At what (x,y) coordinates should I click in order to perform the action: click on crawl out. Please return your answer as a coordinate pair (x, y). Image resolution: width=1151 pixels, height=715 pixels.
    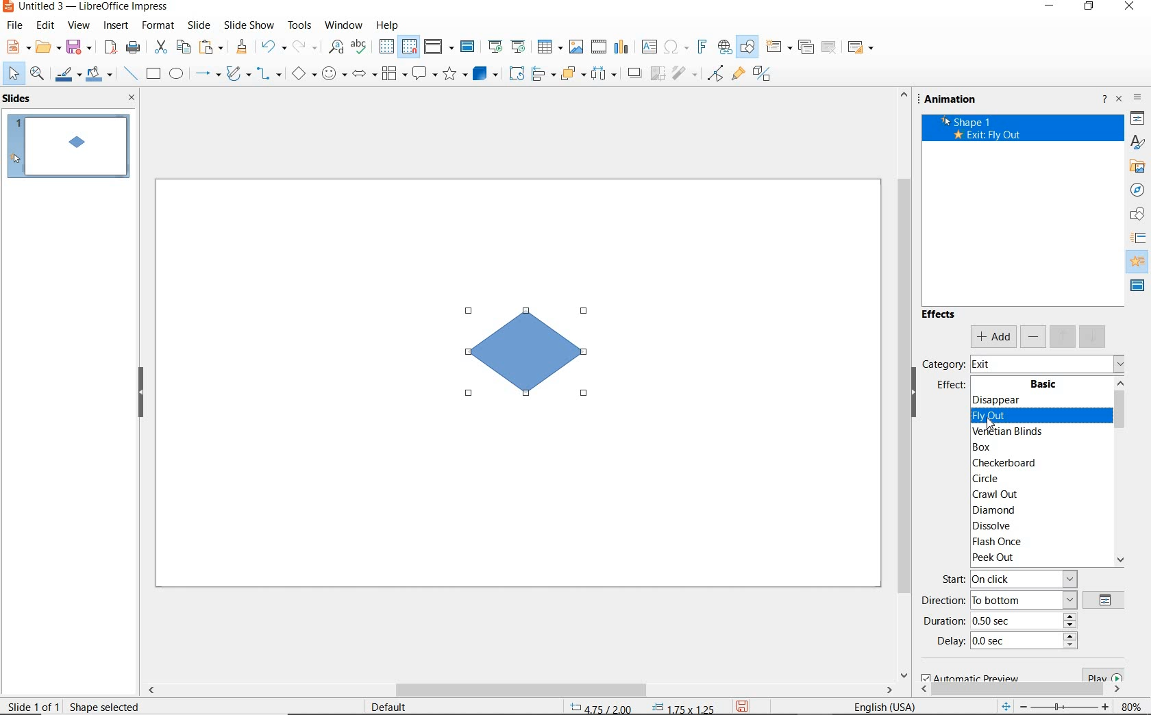
    Looking at the image, I should click on (1035, 495).